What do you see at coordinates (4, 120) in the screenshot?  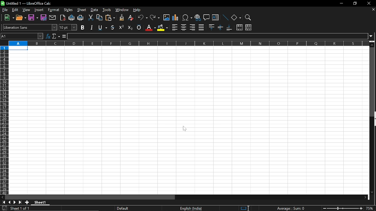 I see `rows` at bounding box center [4, 120].